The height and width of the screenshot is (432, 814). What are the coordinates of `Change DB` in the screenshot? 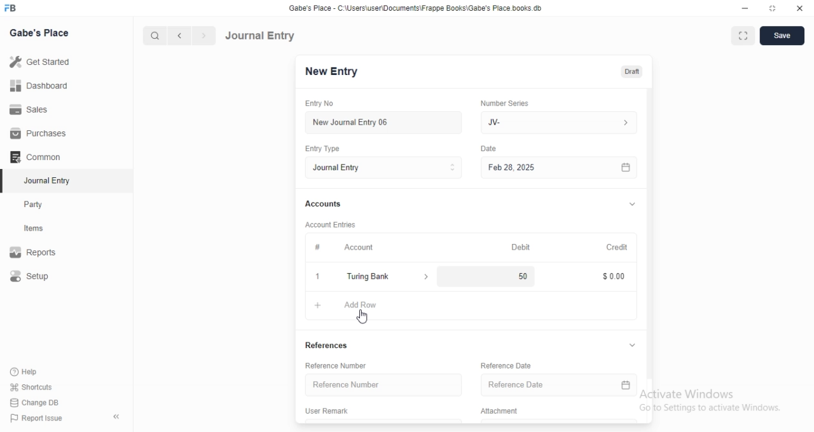 It's located at (38, 402).